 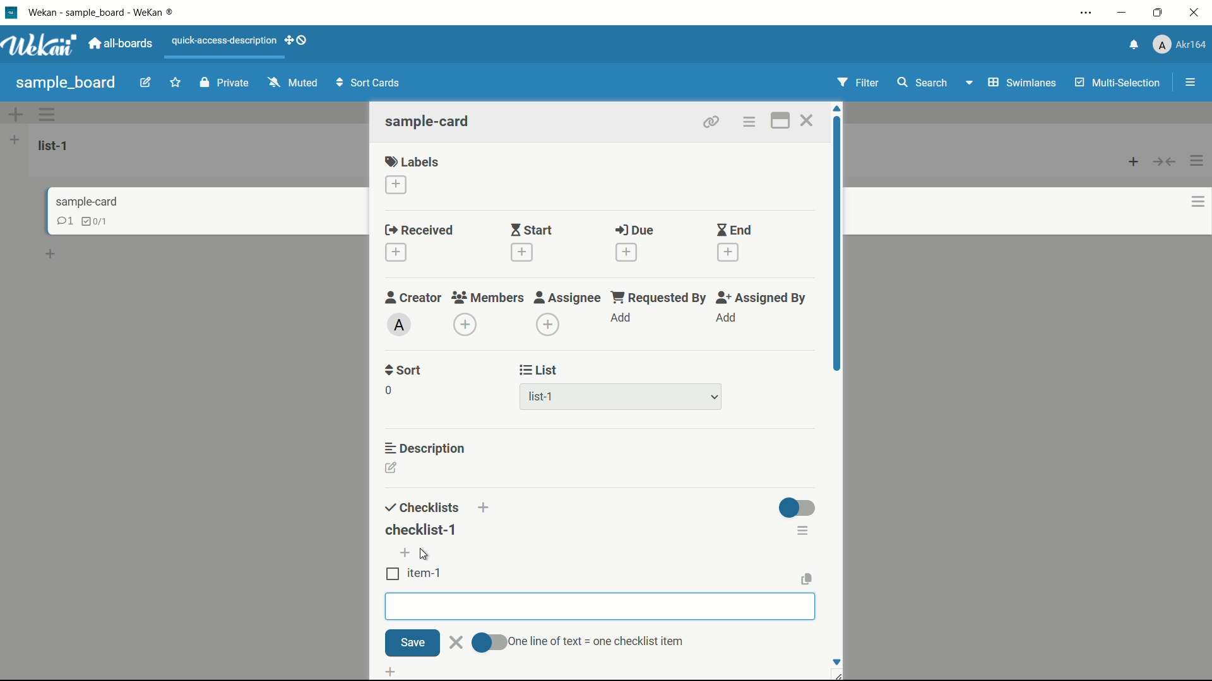 What do you see at coordinates (1123, 13) in the screenshot?
I see `minimize` at bounding box center [1123, 13].